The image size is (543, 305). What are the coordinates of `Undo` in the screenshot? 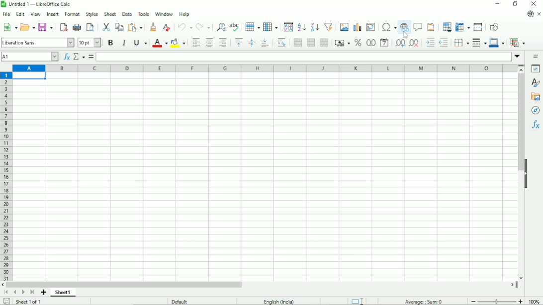 It's located at (184, 27).